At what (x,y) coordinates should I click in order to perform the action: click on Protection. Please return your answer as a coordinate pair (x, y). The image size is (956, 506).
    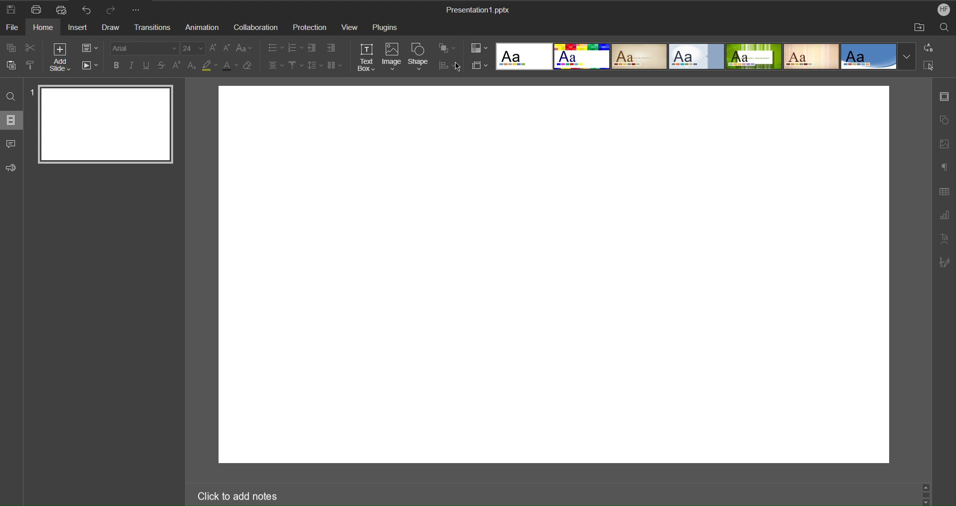
    Looking at the image, I should click on (311, 26).